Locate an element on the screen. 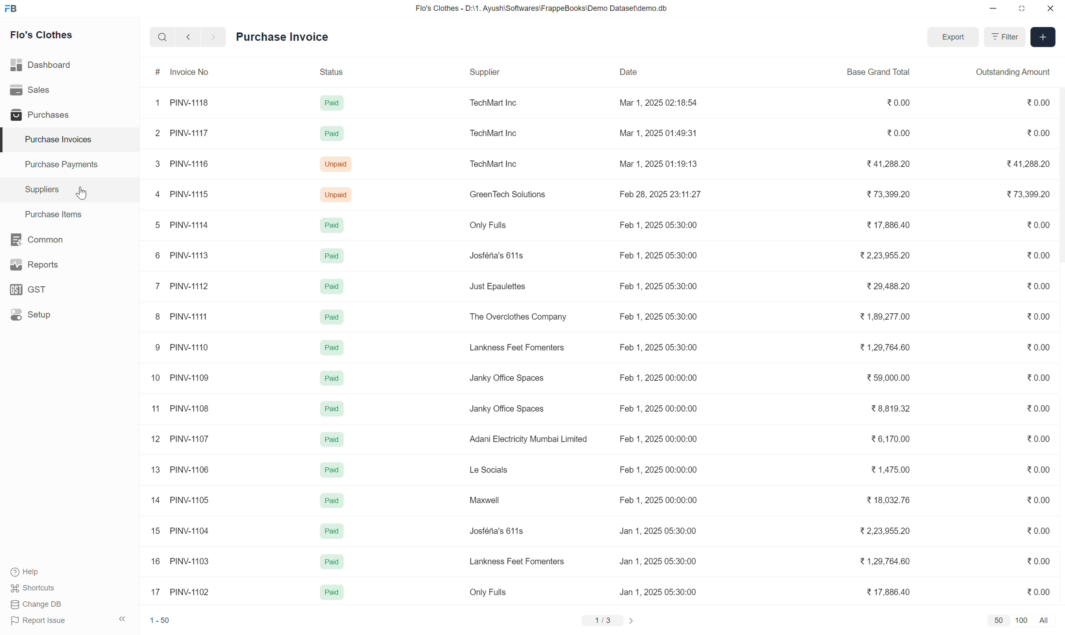 The image size is (1065, 635). % 0.00 is located at coordinates (1035, 559).